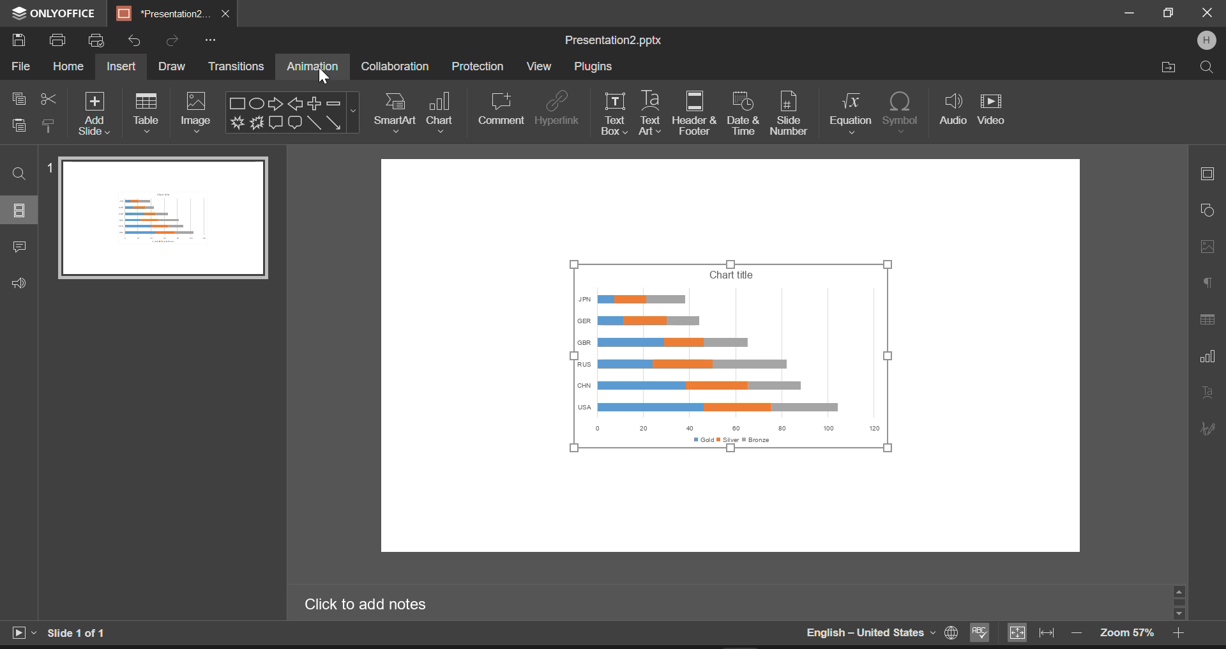 The height and width of the screenshot is (649, 1226). I want to click on Slide Numer, so click(791, 112).